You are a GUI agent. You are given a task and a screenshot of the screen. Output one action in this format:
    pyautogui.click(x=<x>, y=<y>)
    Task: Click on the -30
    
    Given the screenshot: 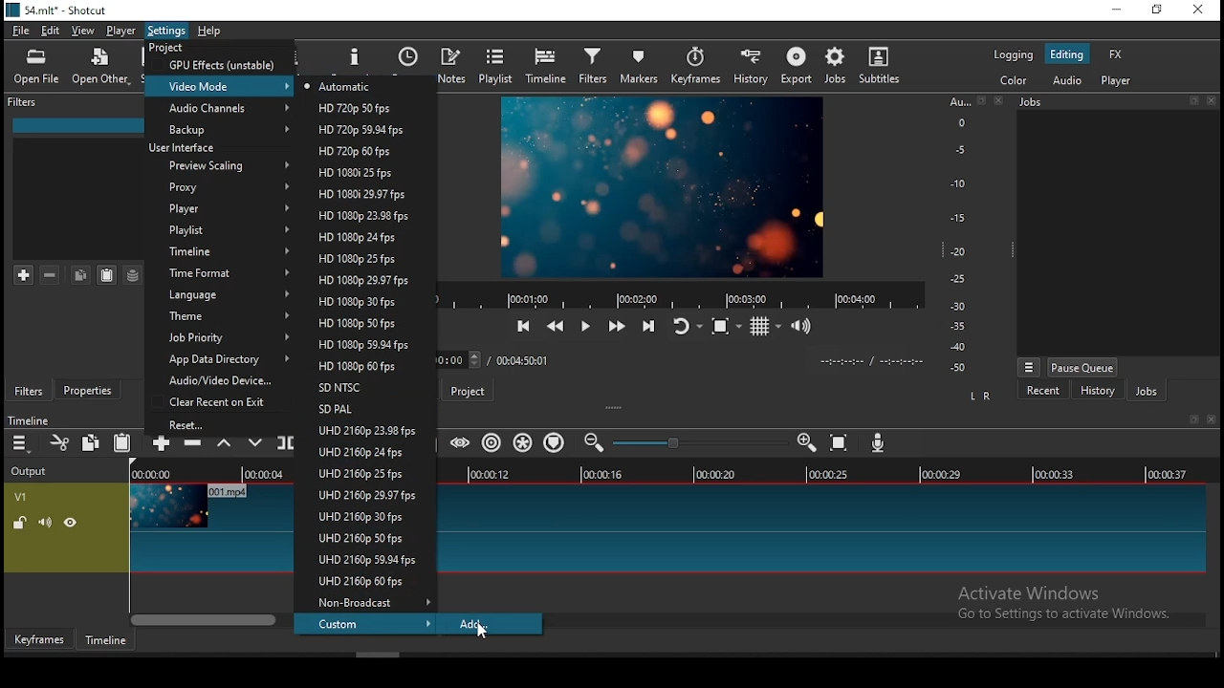 What is the action you would take?
    pyautogui.click(x=961, y=306)
    